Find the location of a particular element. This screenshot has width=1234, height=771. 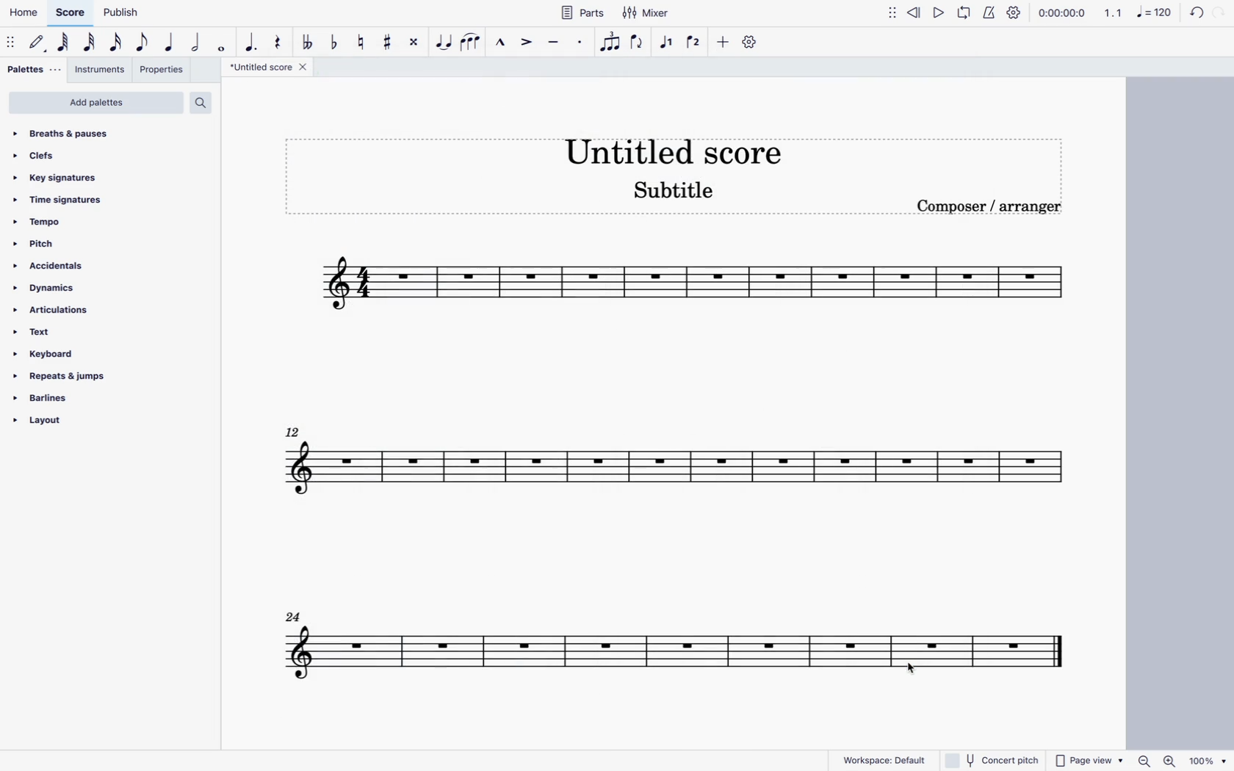

accent  is located at coordinates (528, 46).